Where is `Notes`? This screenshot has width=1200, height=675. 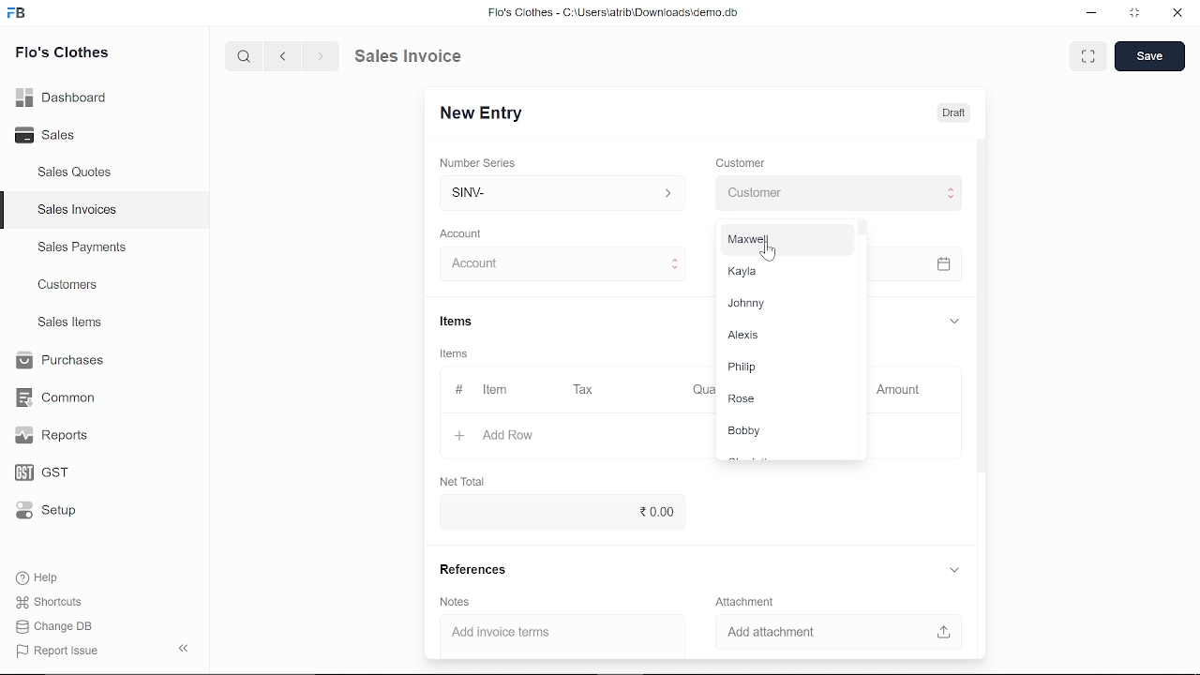
Notes is located at coordinates (453, 602).